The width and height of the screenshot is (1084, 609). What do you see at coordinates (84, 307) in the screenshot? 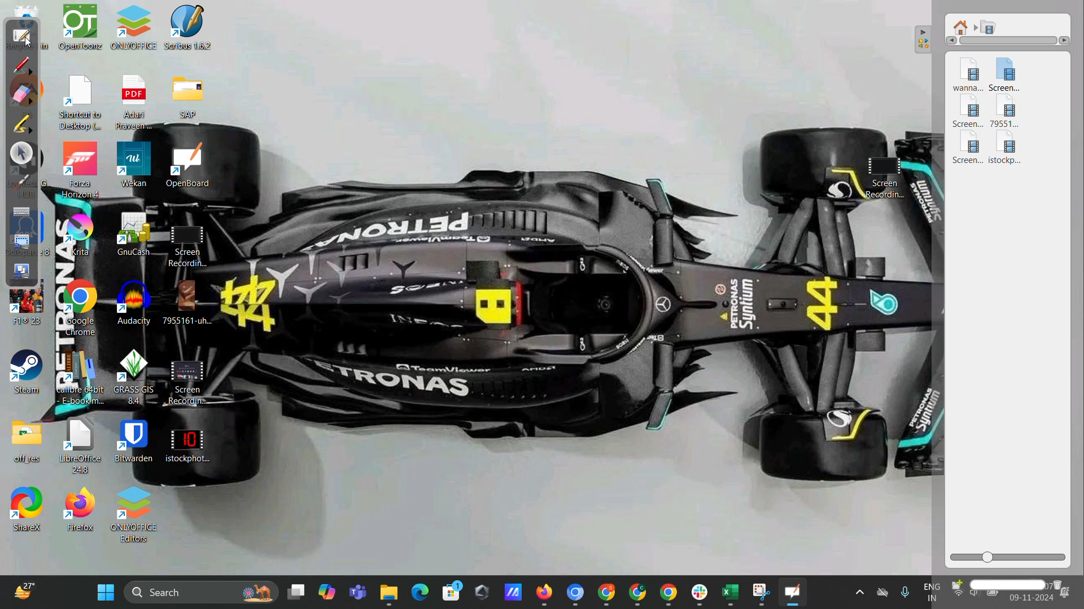
I see `Google Chrome` at bounding box center [84, 307].